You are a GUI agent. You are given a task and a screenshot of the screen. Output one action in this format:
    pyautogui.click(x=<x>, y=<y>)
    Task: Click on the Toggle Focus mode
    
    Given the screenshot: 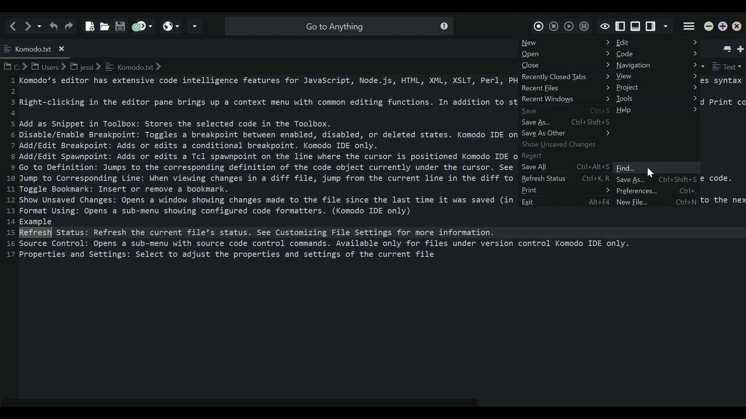 What is the action you would take?
    pyautogui.click(x=605, y=26)
    